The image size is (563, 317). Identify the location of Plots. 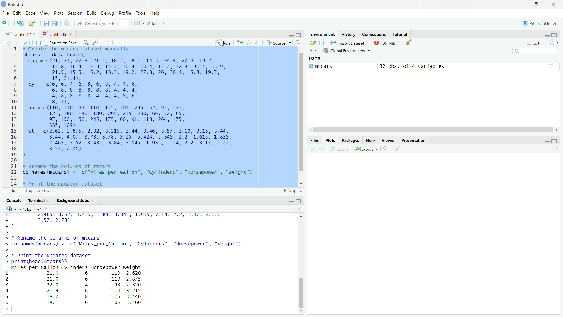
(331, 140).